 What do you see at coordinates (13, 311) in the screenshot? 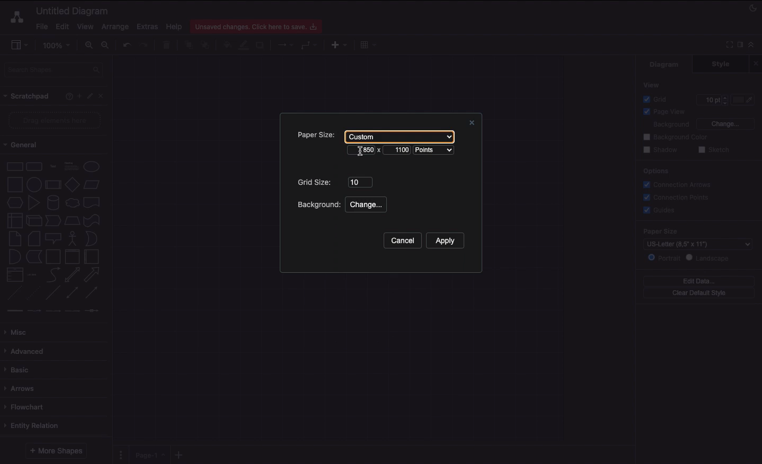
I see `connector 1` at bounding box center [13, 311].